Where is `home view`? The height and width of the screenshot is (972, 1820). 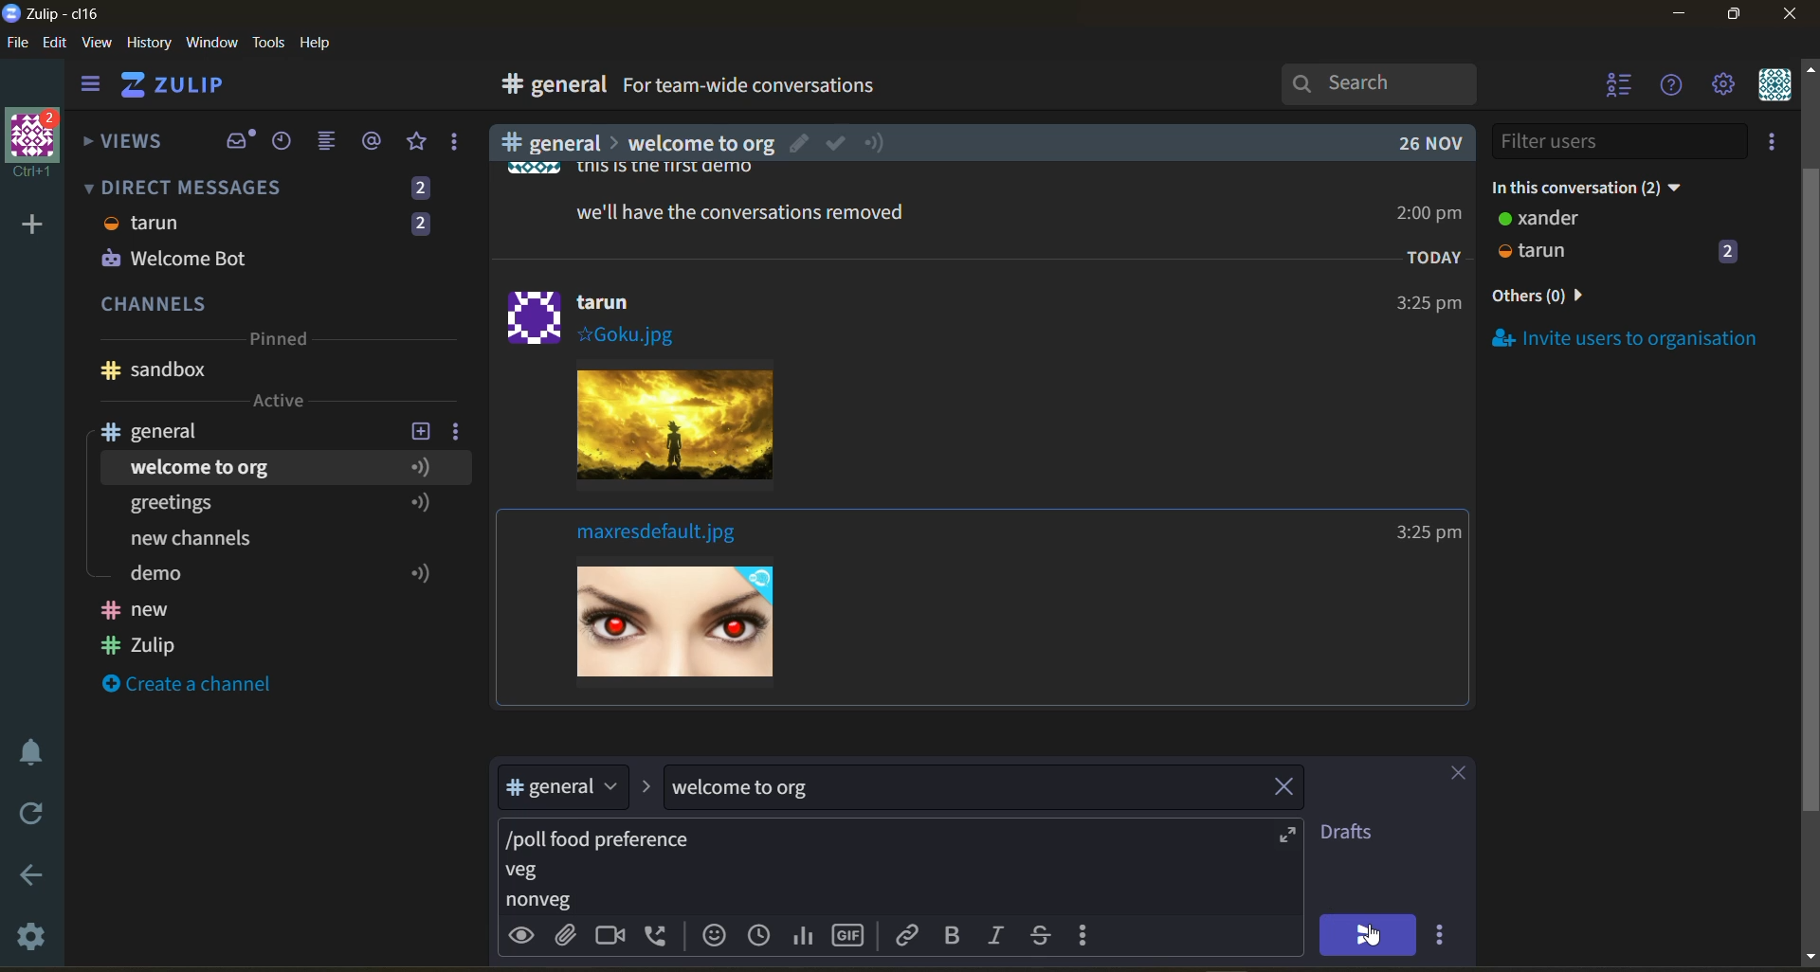 home view is located at coordinates (186, 90).